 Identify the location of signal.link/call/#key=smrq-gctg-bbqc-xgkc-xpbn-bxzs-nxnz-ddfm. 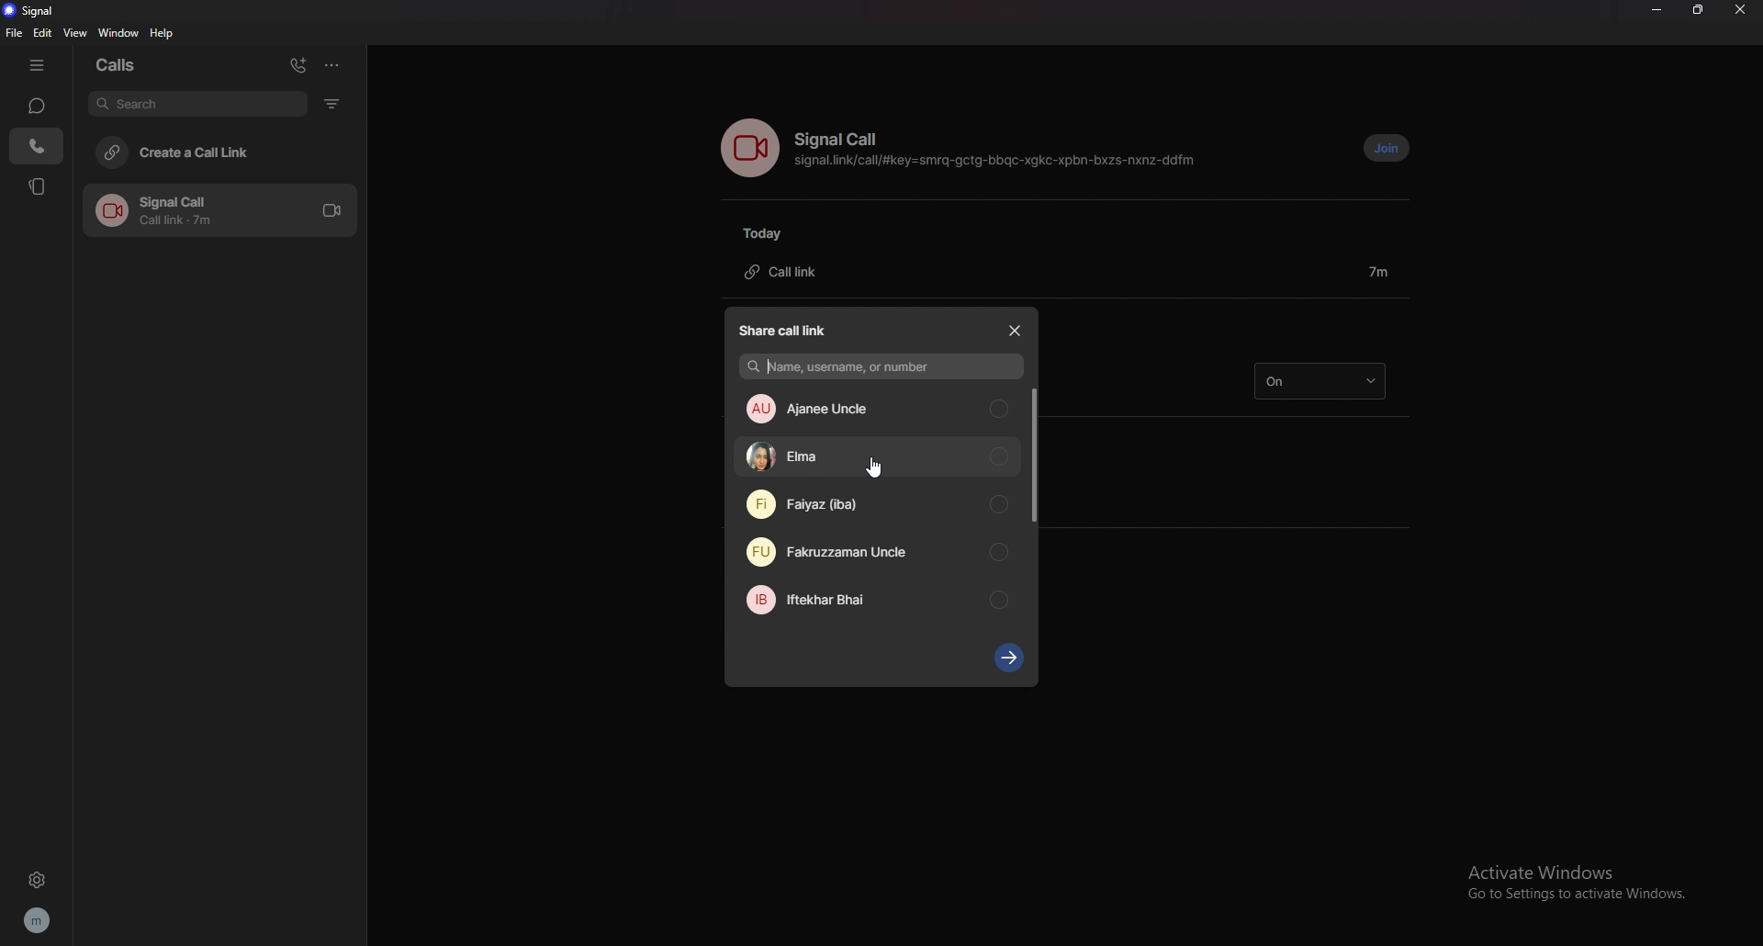
(999, 163).